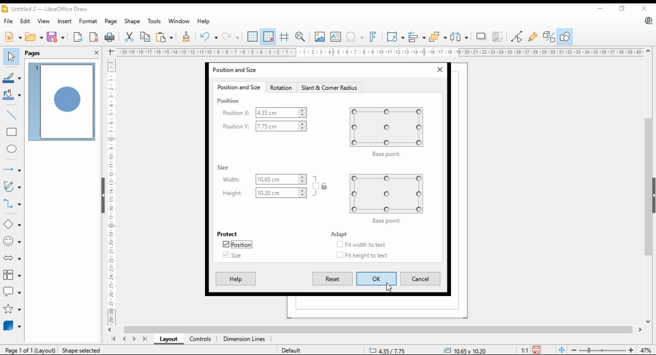  Describe the element at coordinates (112, 189) in the screenshot. I see `Ruler` at that location.